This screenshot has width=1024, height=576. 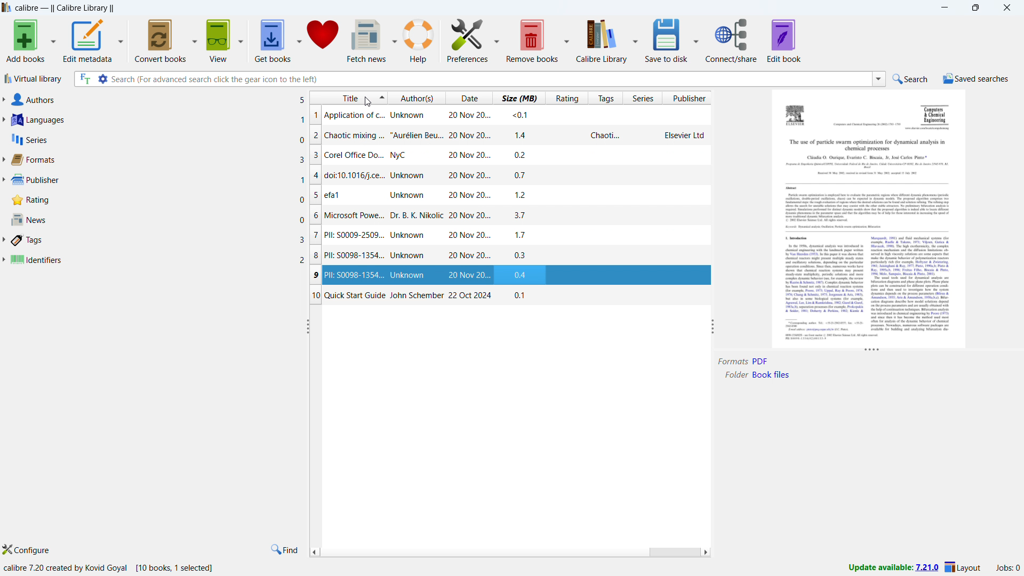 What do you see at coordinates (822, 287) in the screenshot?
I see `` at bounding box center [822, 287].